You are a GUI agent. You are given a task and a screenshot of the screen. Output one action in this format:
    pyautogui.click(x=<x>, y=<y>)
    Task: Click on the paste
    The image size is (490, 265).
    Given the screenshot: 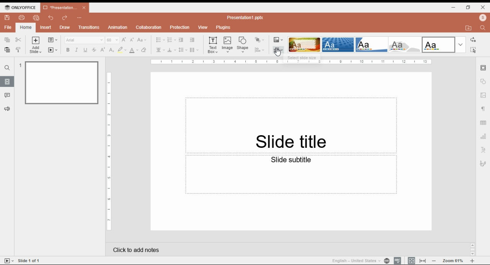 What is the action you would take?
    pyautogui.click(x=7, y=50)
    